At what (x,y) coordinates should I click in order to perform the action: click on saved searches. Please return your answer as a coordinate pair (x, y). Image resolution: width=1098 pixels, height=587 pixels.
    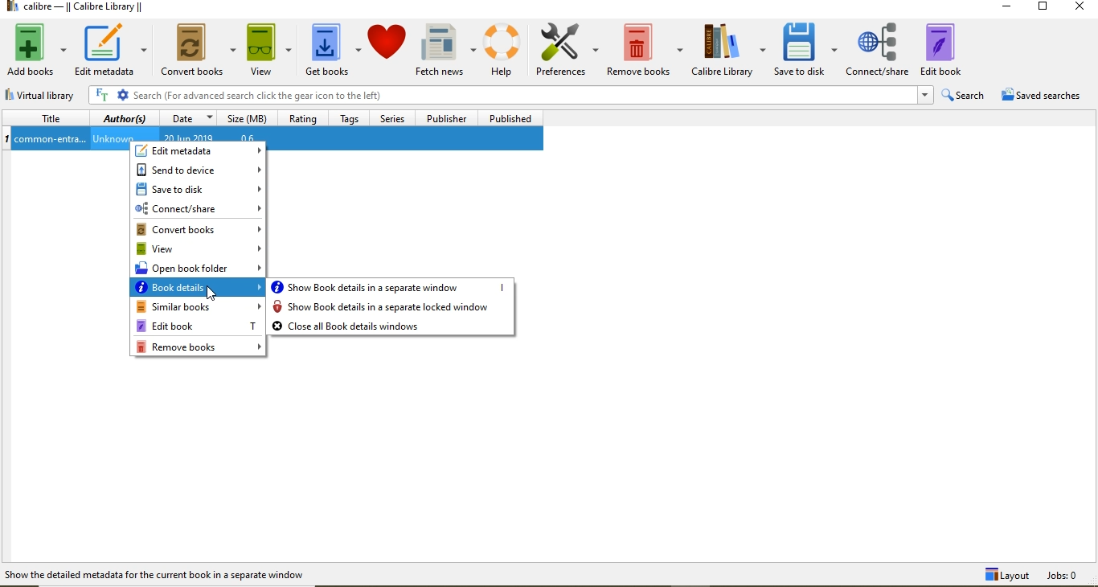
    Looking at the image, I should click on (1045, 95).